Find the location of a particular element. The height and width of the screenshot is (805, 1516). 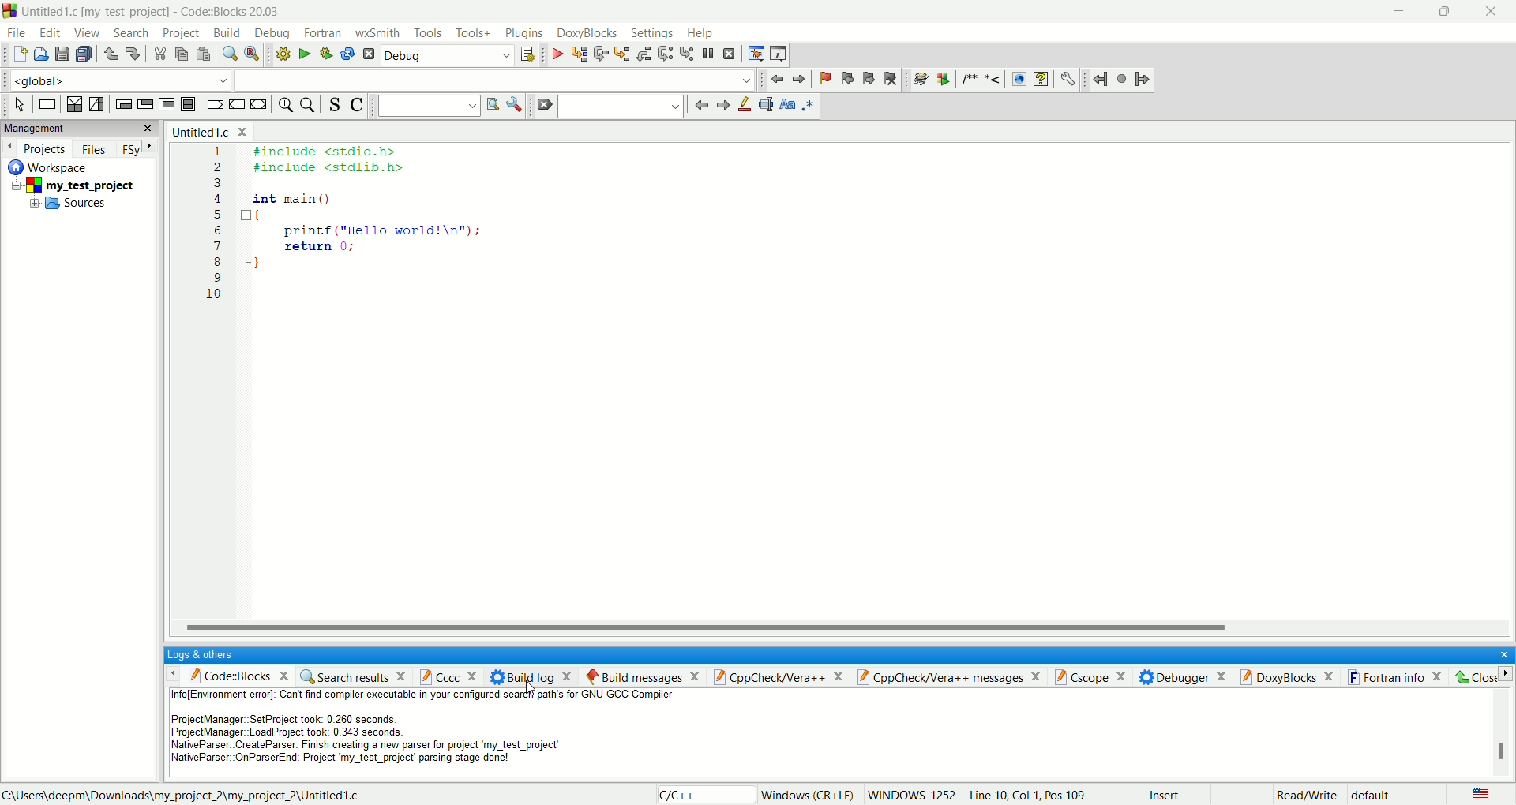

logs and others is located at coordinates (209, 654).